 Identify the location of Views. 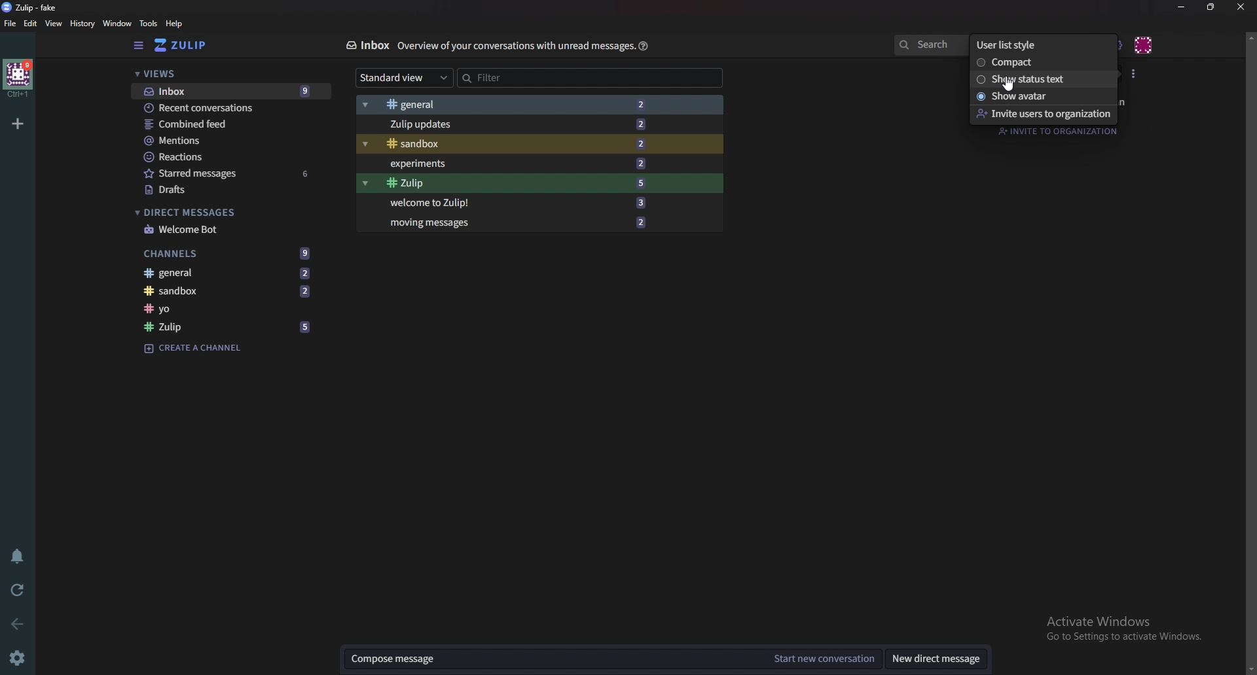
(223, 75).